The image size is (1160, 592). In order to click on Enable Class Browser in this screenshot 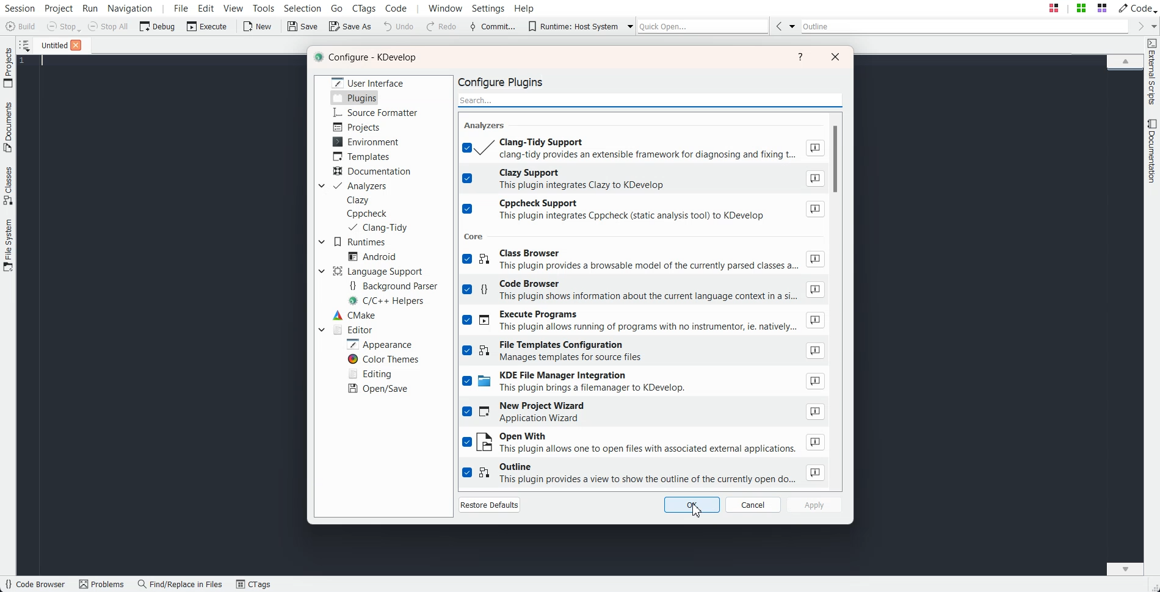, I will do `click(643, 261)`.